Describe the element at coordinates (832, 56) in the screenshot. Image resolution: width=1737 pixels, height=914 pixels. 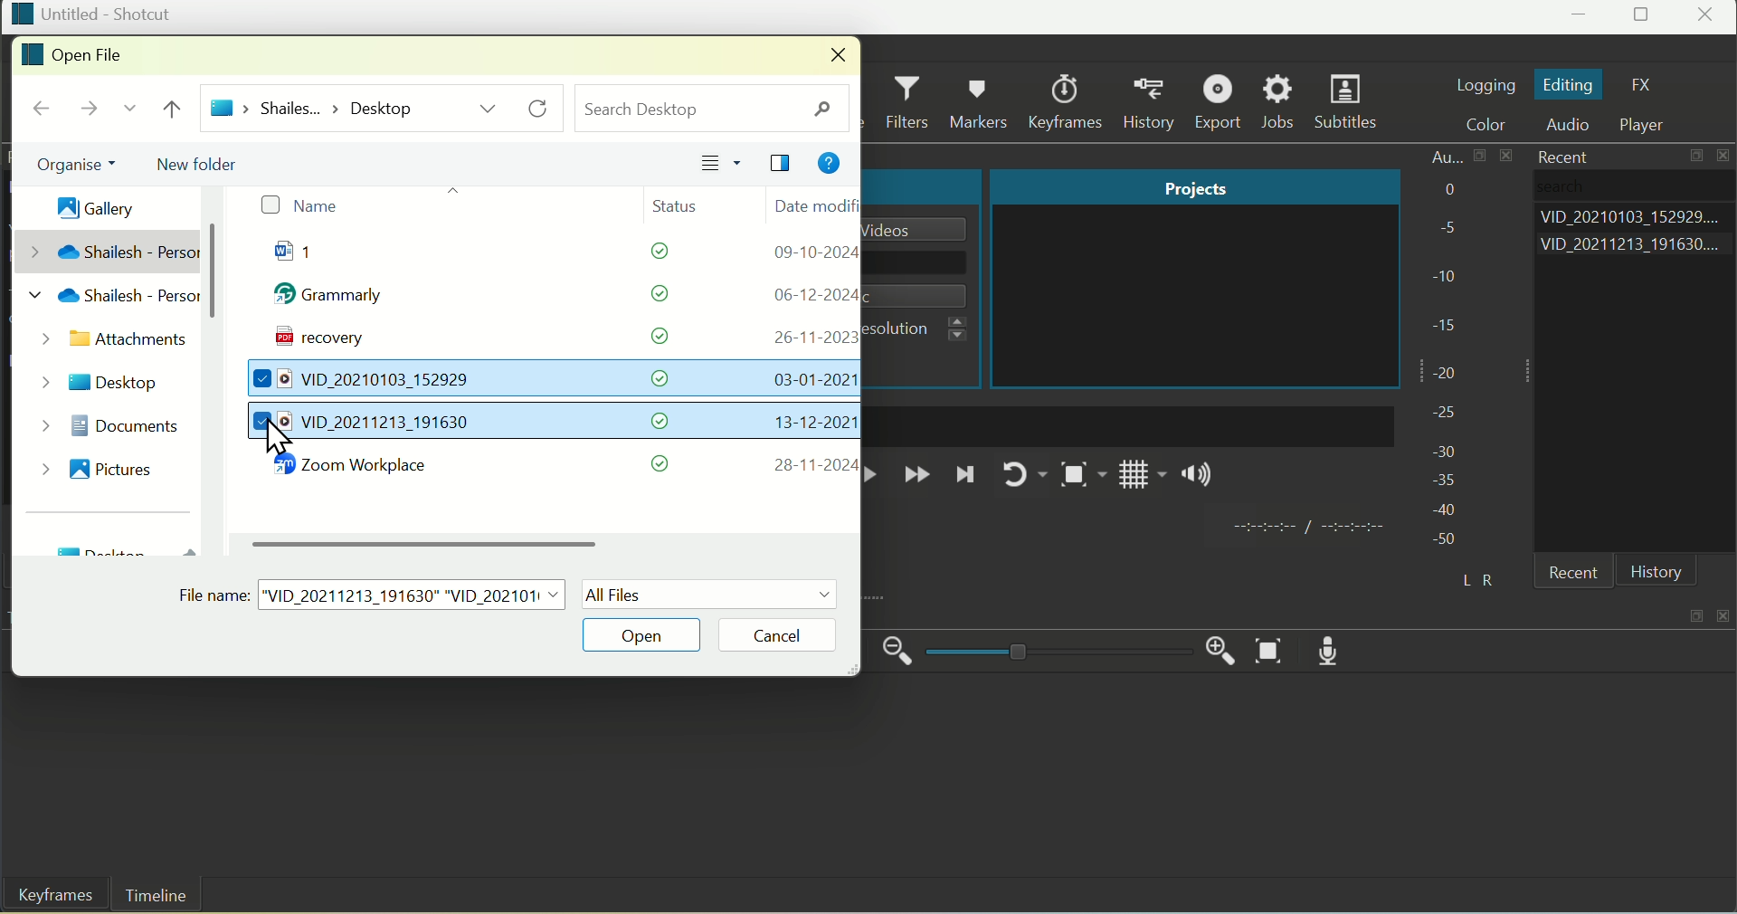
I see `close` at that location.